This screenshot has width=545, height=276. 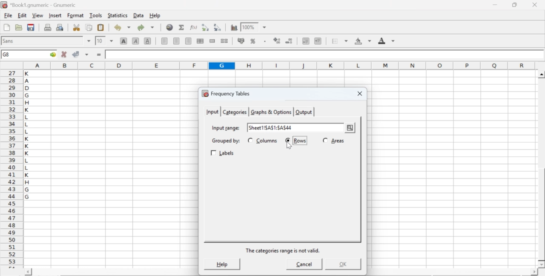 What do you see at coordinates (387, 40) in the screenshot?
I see `foreground` at bounding box center [387, 40].